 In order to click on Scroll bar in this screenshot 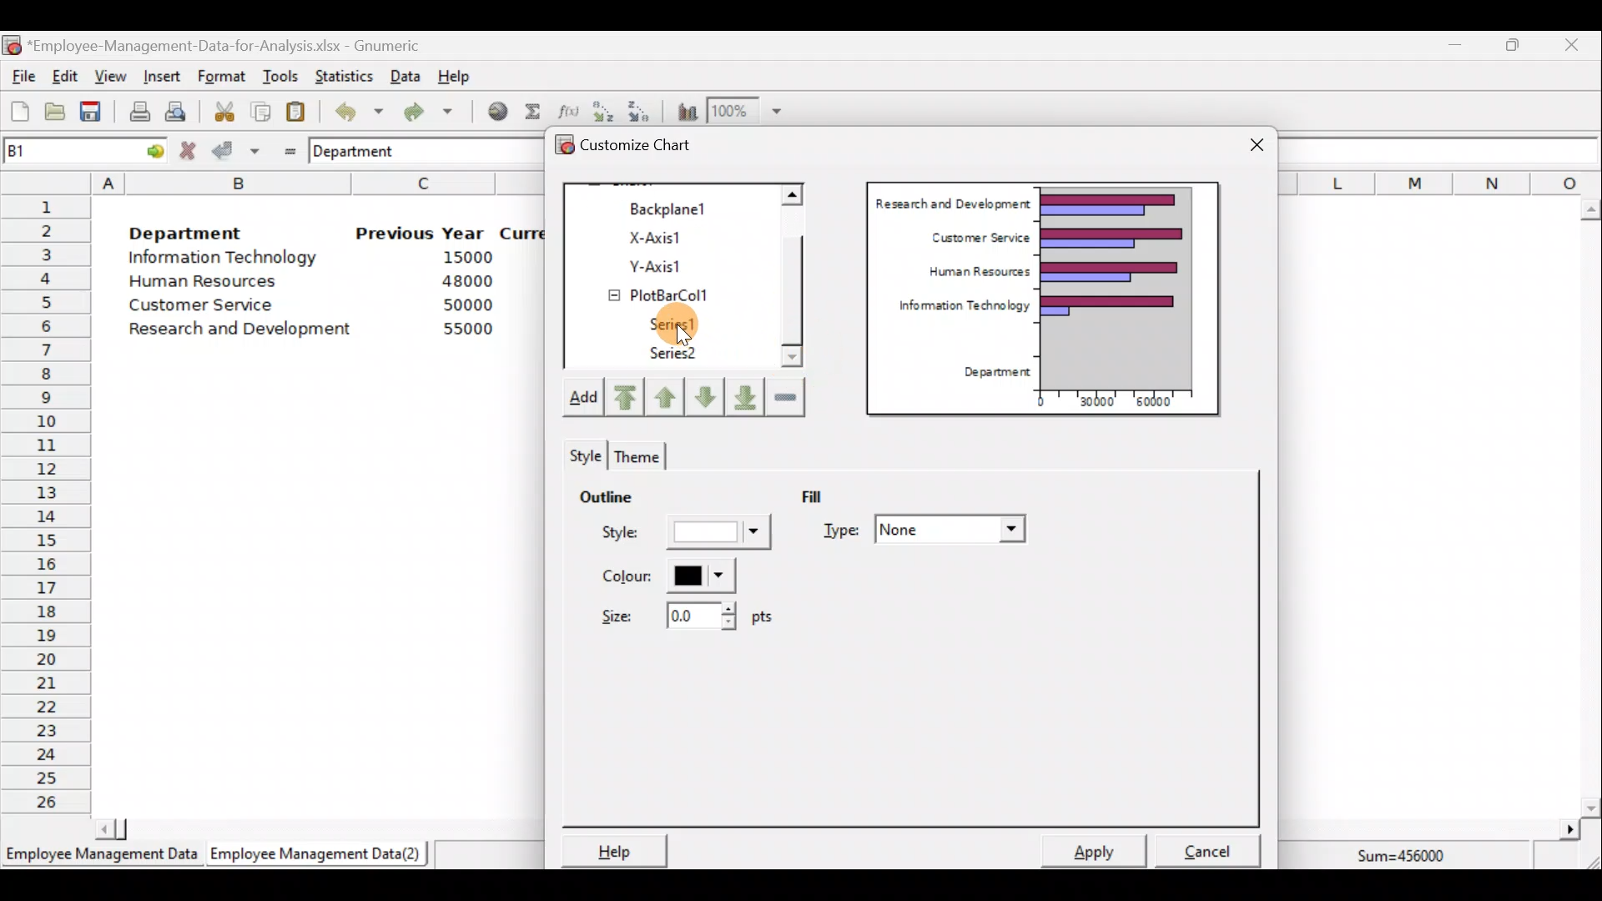, I will do `click(311, 828)`.